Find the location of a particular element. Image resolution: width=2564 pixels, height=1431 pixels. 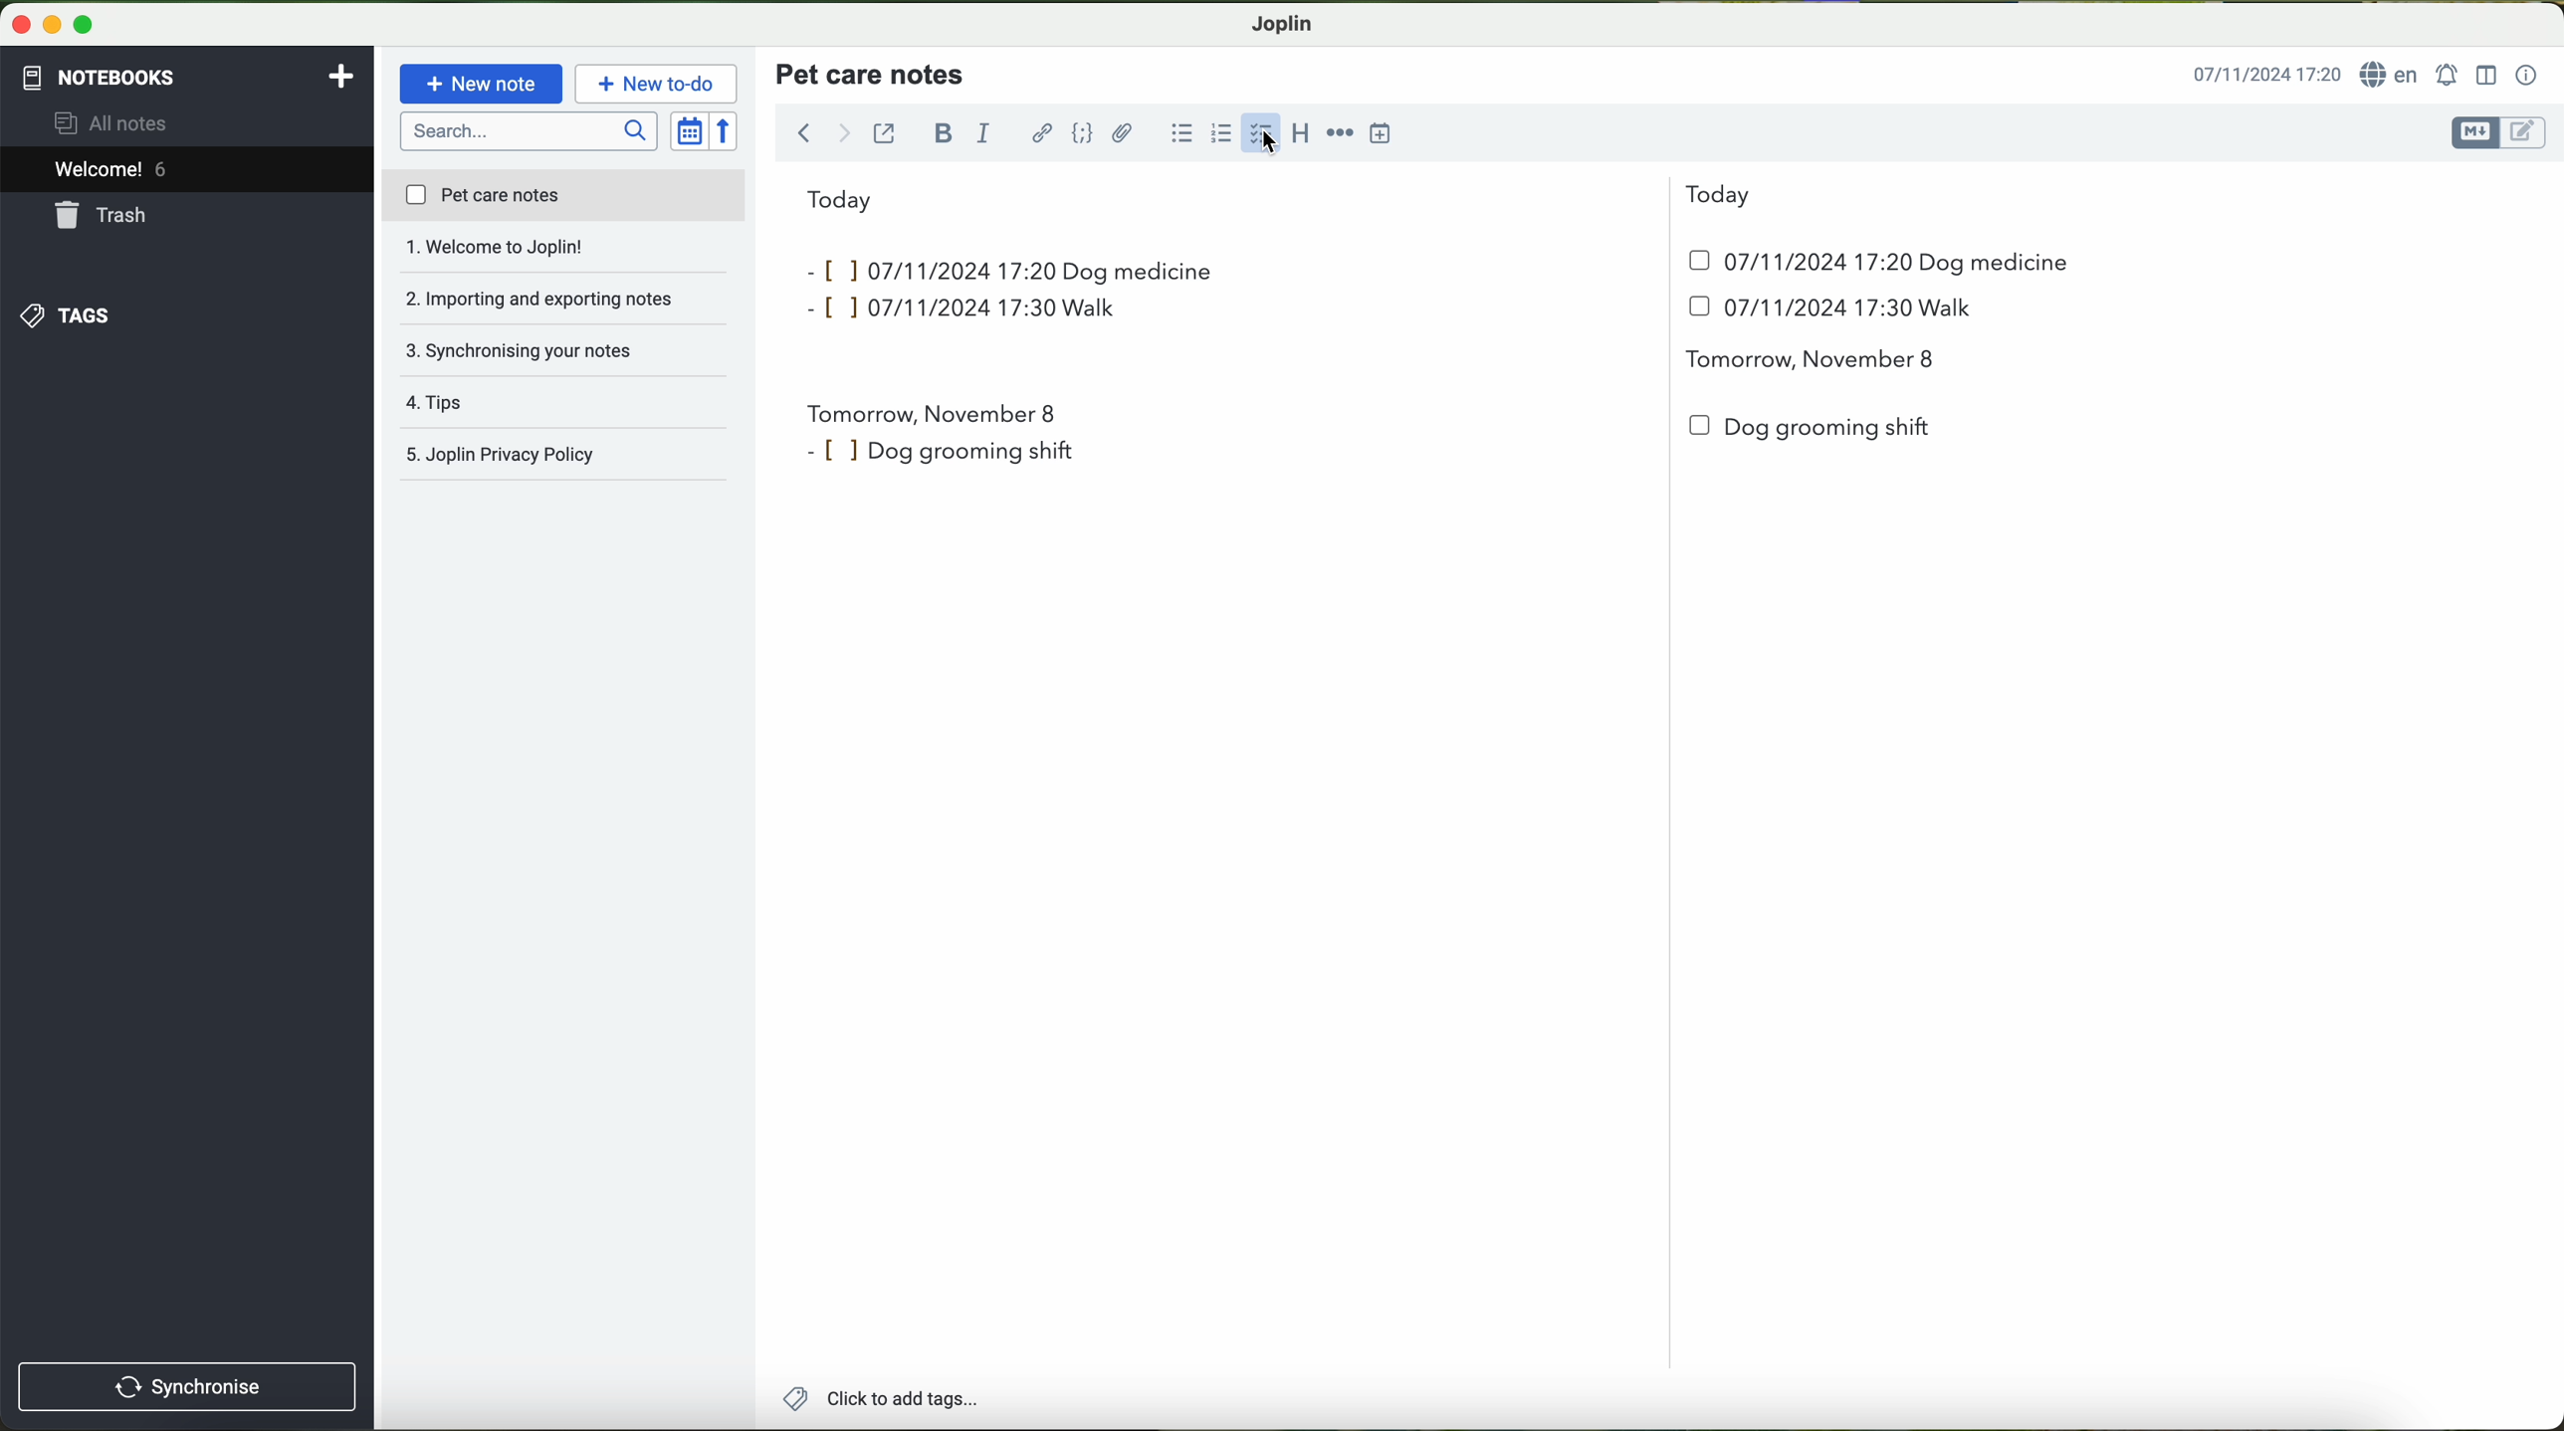

inputs is located at coordinates (923, 269).